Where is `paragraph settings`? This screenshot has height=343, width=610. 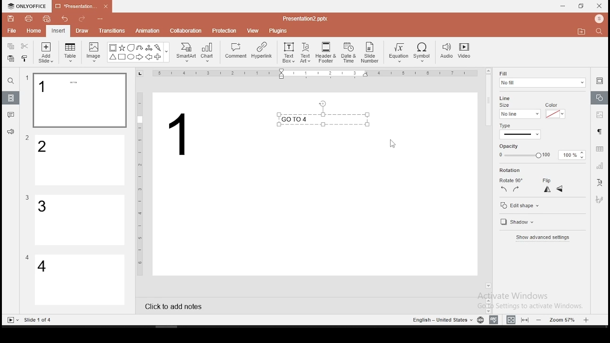
paragraph settings is located at coordinates (599, 131).